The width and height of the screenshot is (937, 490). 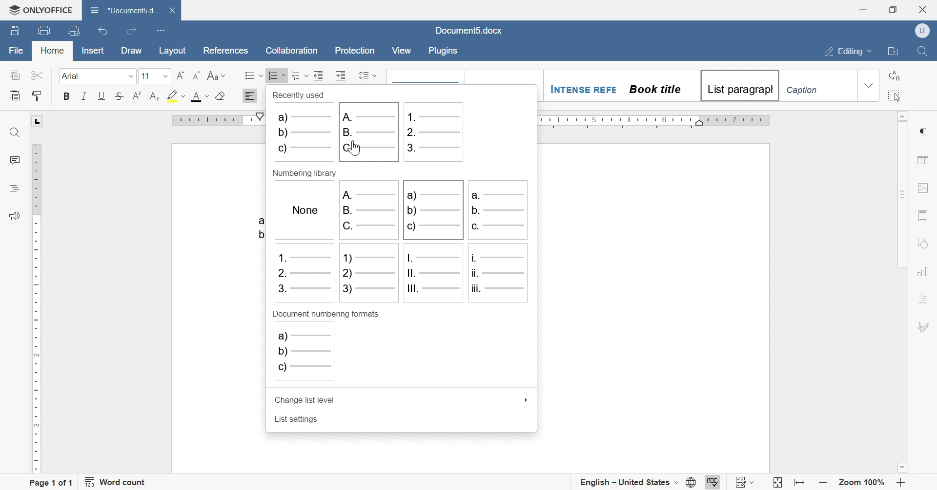 What do you see at coordinates (901, 483) in the screenshot?
I see `zoom in` at bounding box center [901, 483].